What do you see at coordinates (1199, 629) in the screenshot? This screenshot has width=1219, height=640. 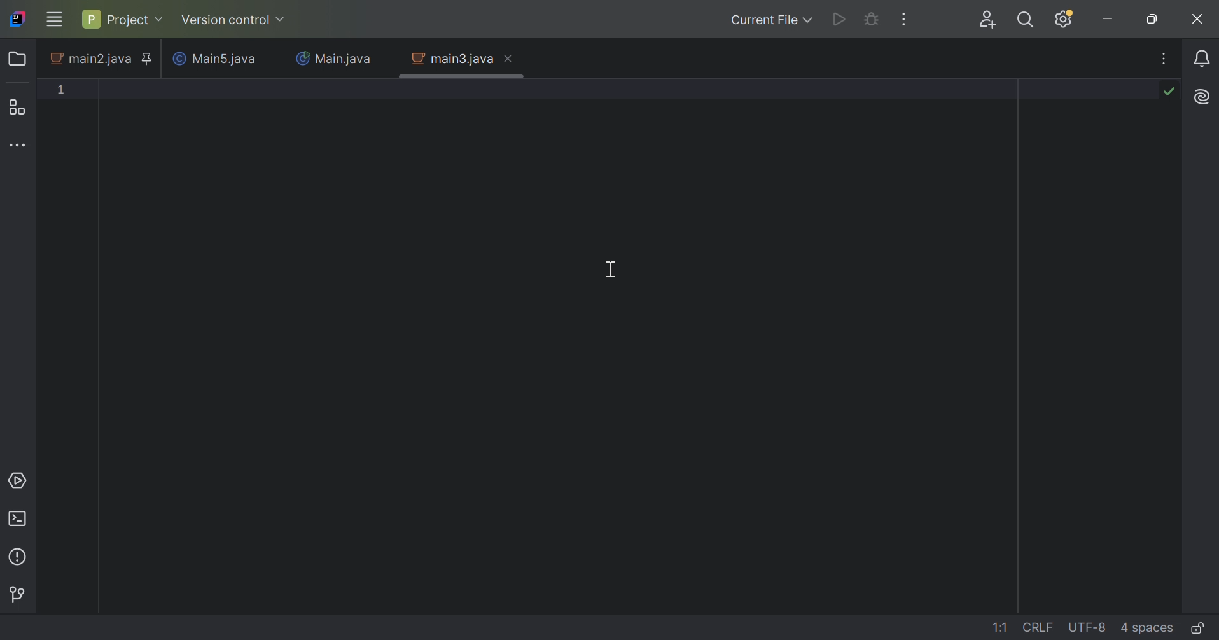 I see `Make file read-only` at bounding box center [1199, 629].